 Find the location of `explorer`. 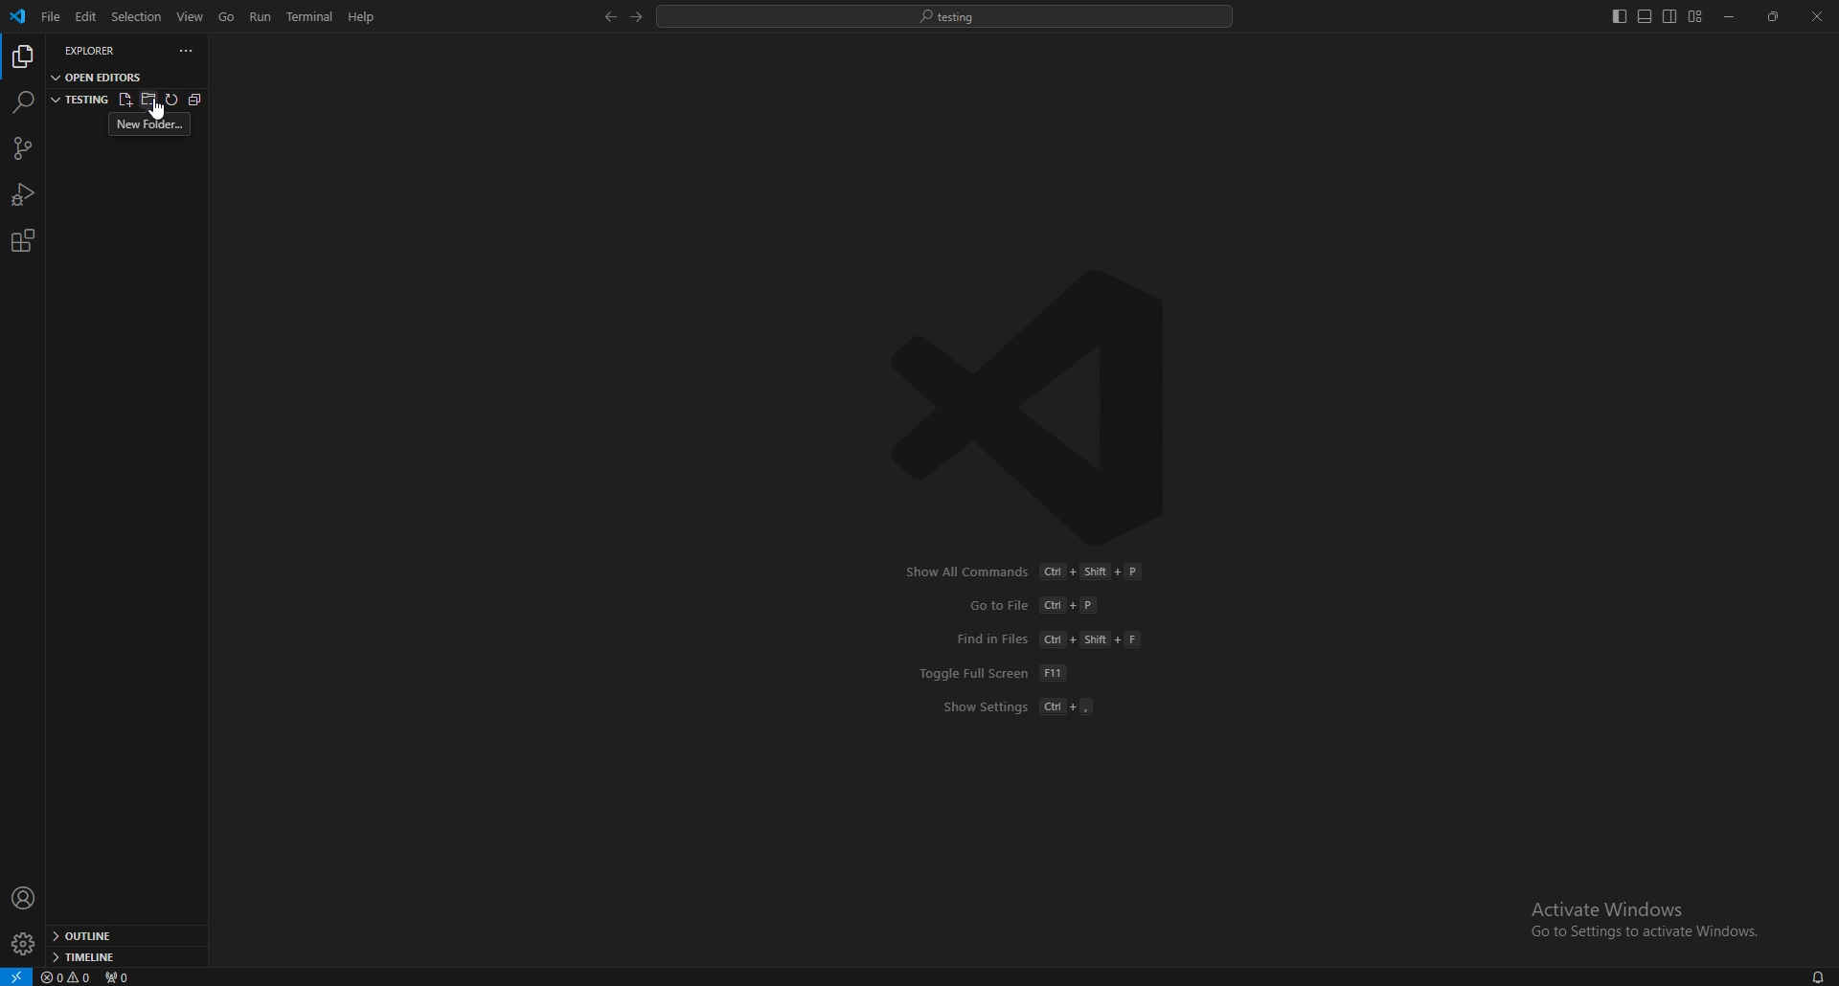

explorer is located at coordinates (102, 50).